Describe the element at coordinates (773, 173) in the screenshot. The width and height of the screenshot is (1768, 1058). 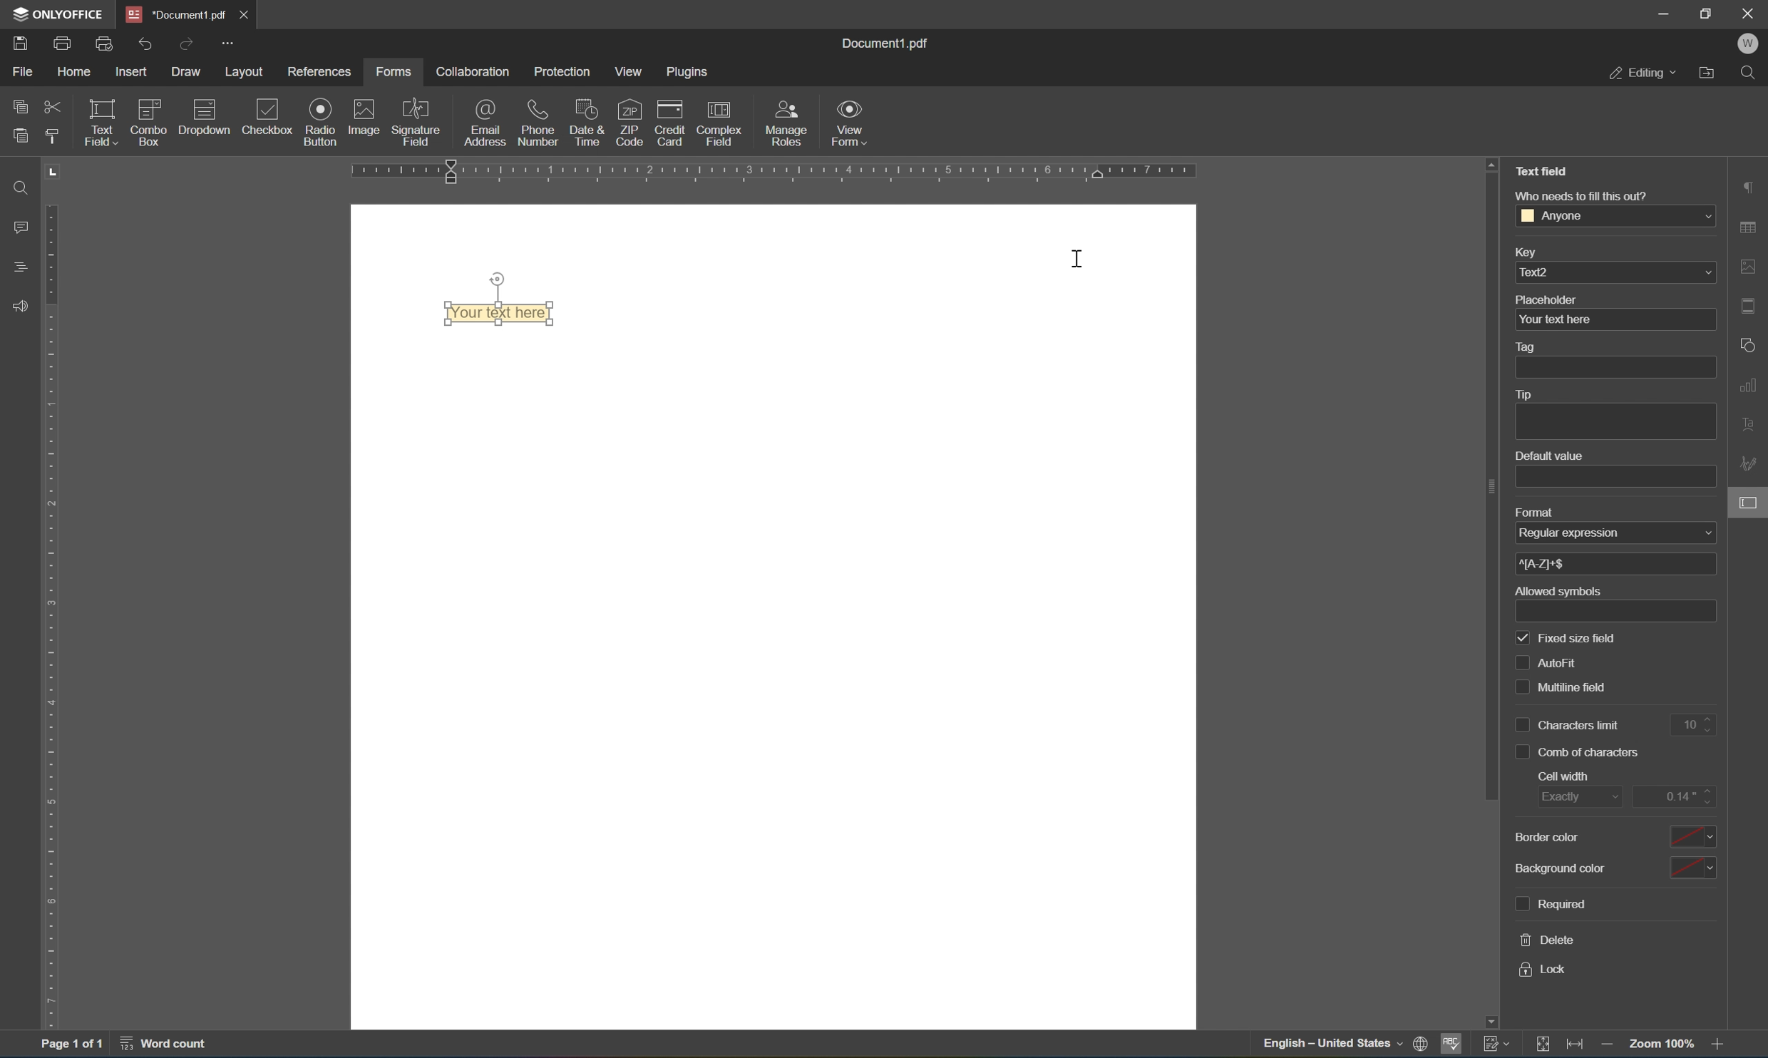
I see `ruler` at that location.